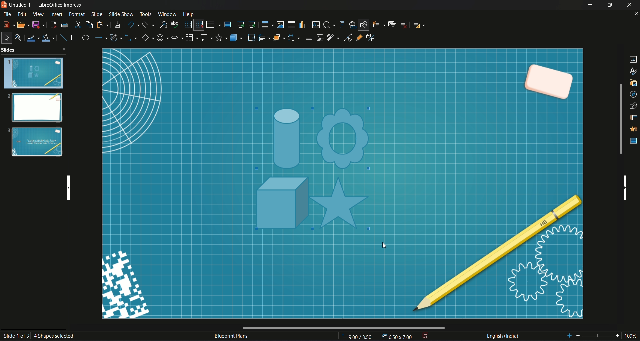 The image size is (640, 341). What do you see at coordinates (264, 38) in the screenshot?
I see `align object` at bounding box center [264, 38].